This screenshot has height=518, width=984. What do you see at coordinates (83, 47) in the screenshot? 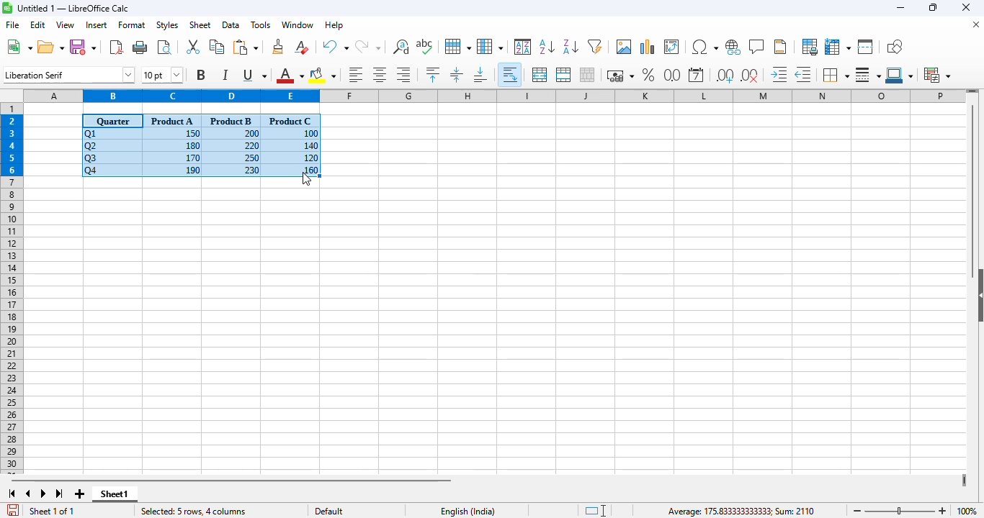
I see `save` at bounding box center [83, 47].